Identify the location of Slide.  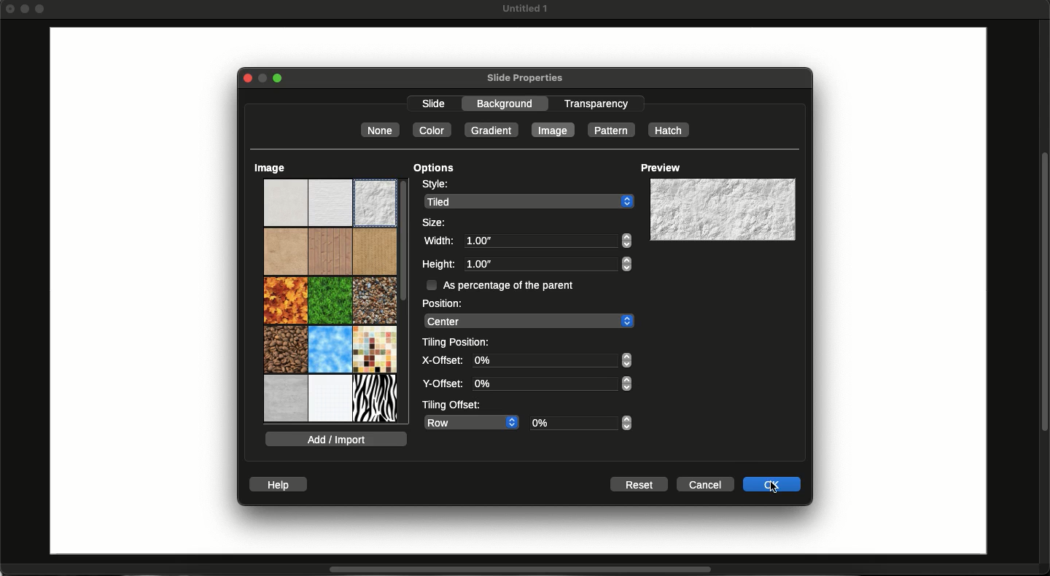
(137, 292).